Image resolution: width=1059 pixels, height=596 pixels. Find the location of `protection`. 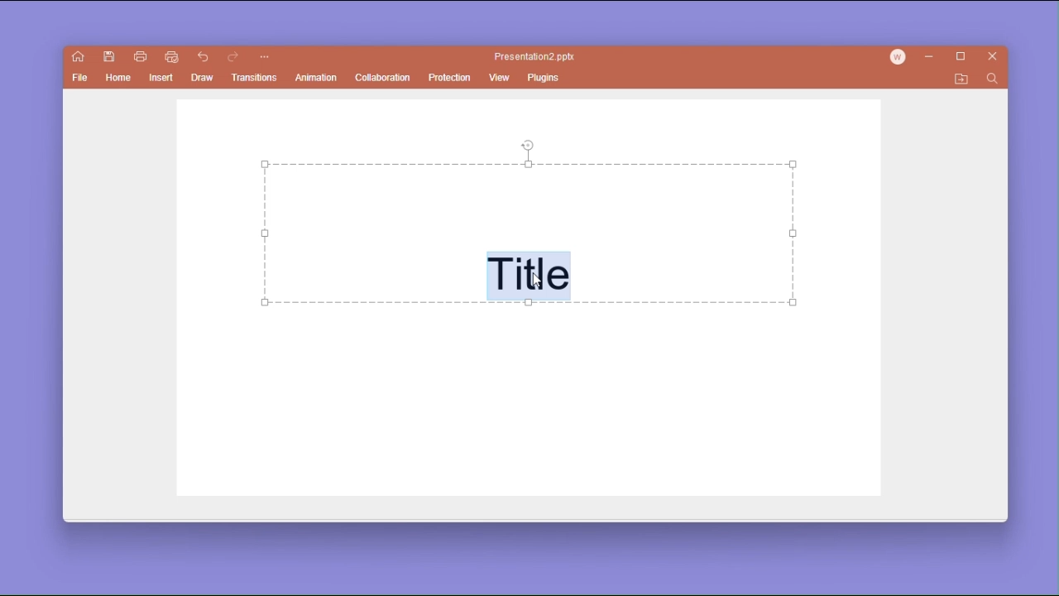

protection is located at coordinates (450, 77).